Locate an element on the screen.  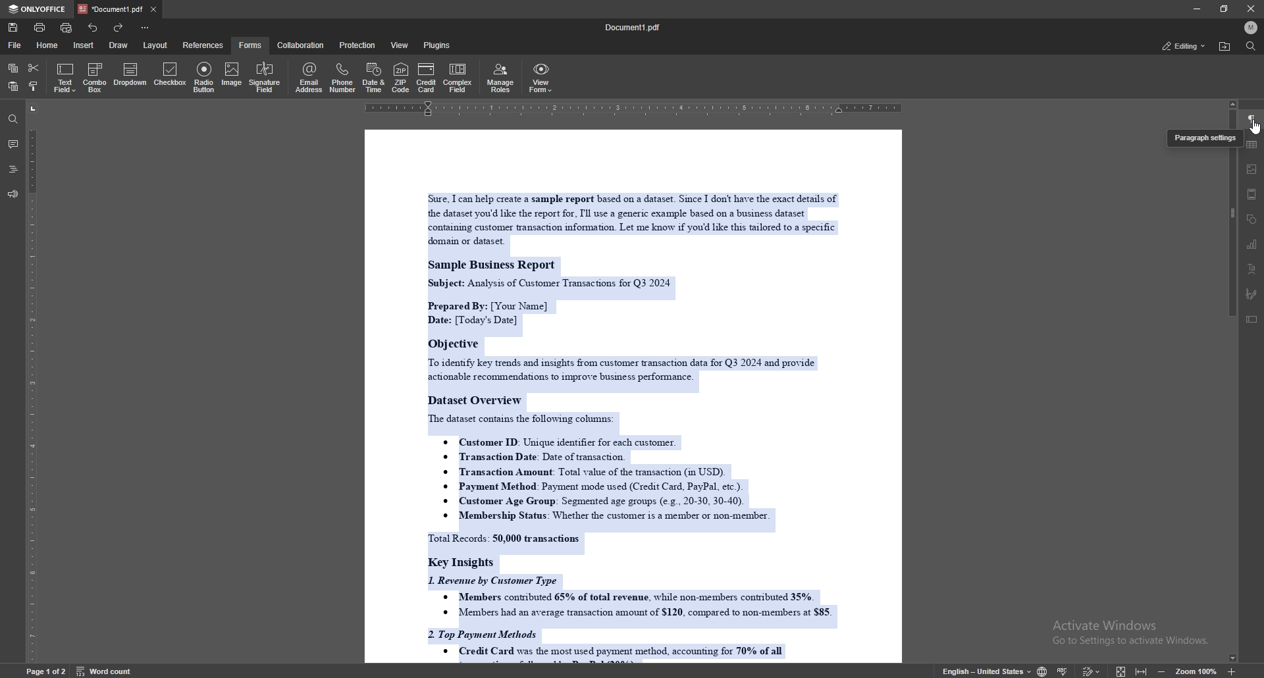
signature field is located at coordinates (265, 78).